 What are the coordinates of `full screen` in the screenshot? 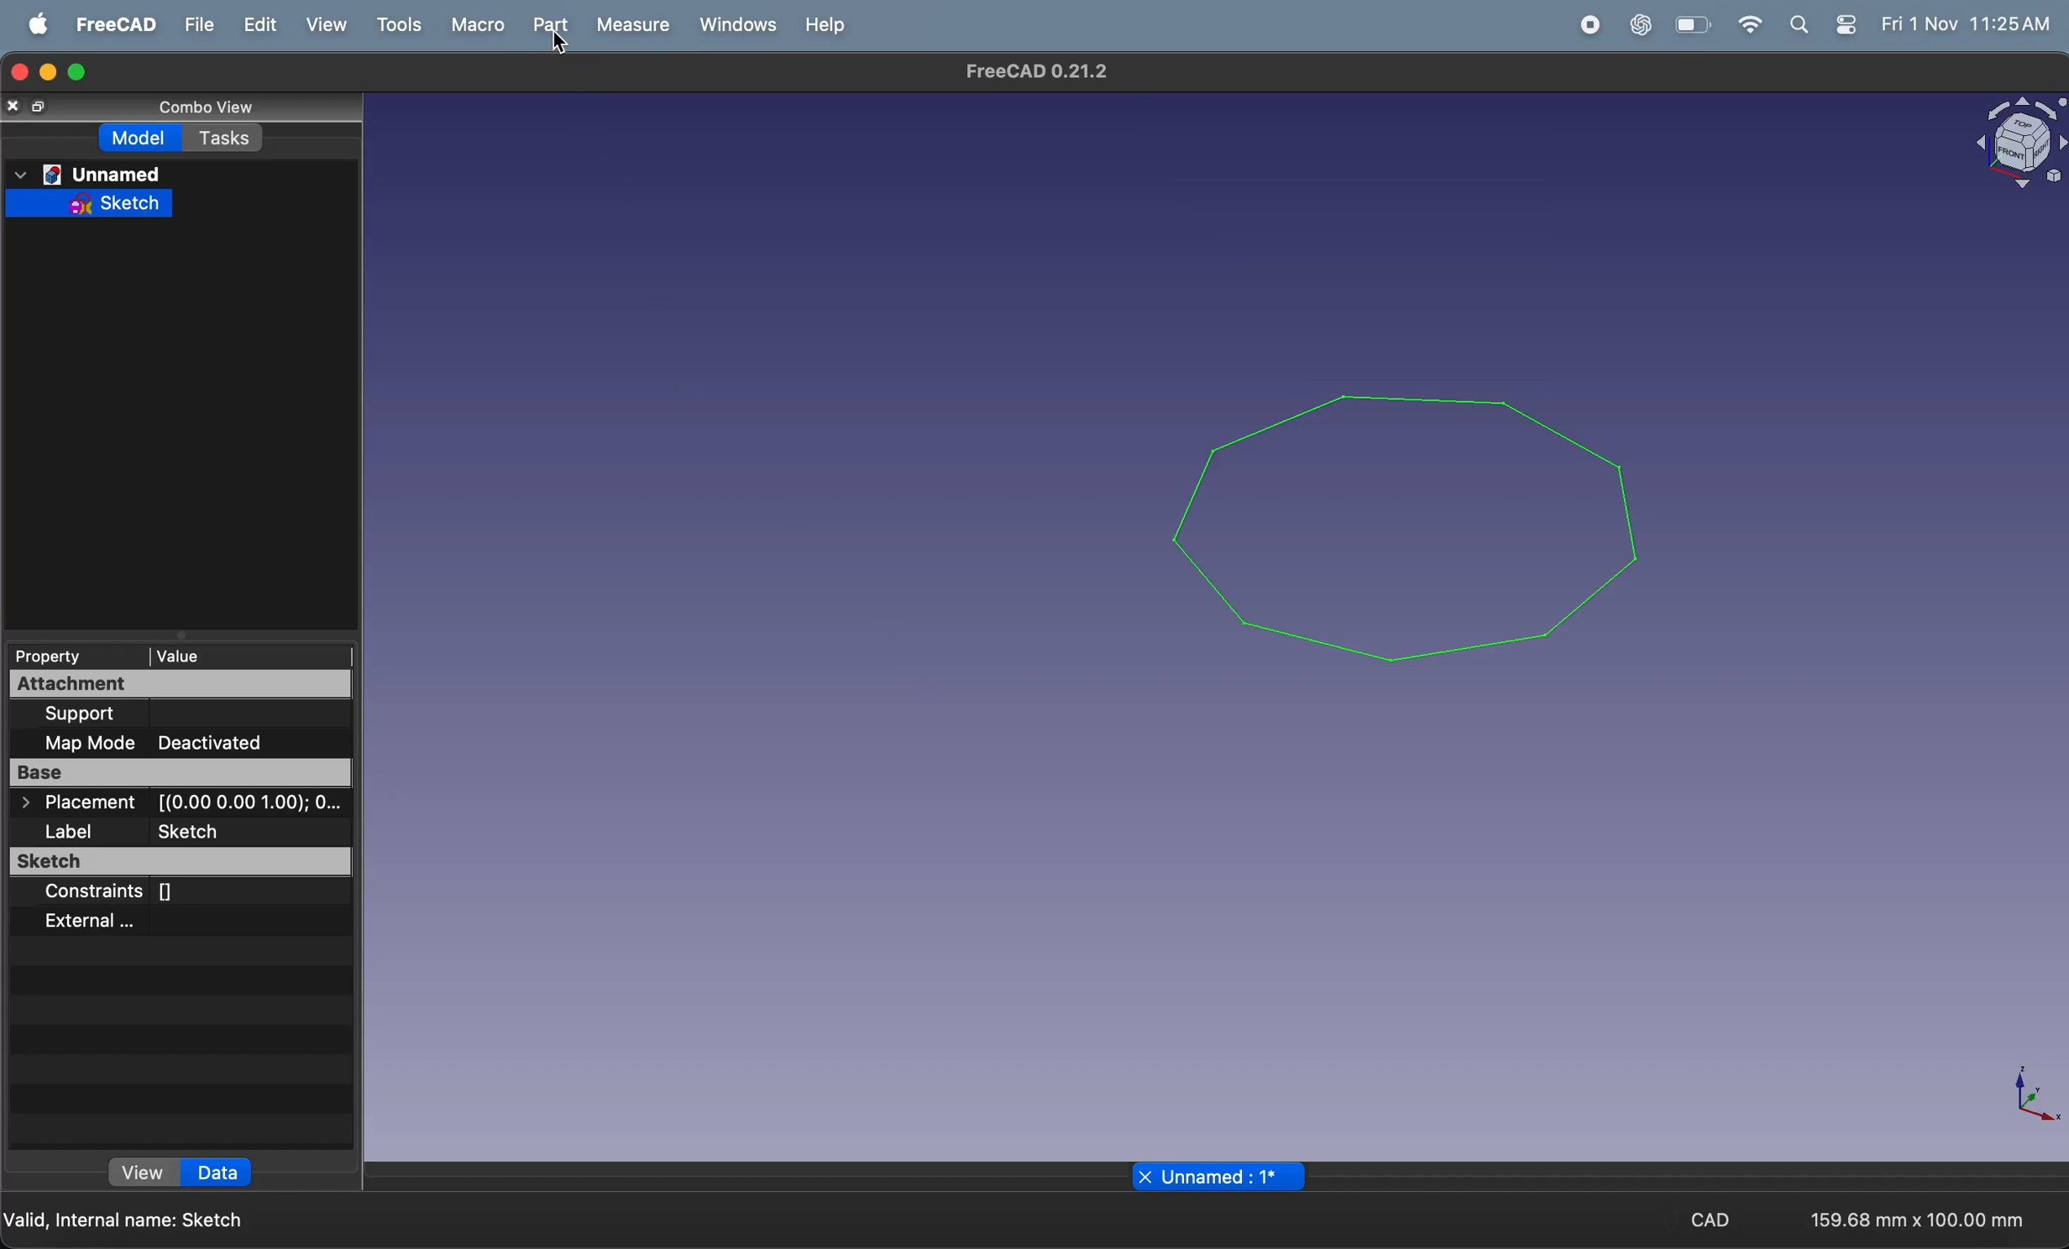 It's located at (44, 107).